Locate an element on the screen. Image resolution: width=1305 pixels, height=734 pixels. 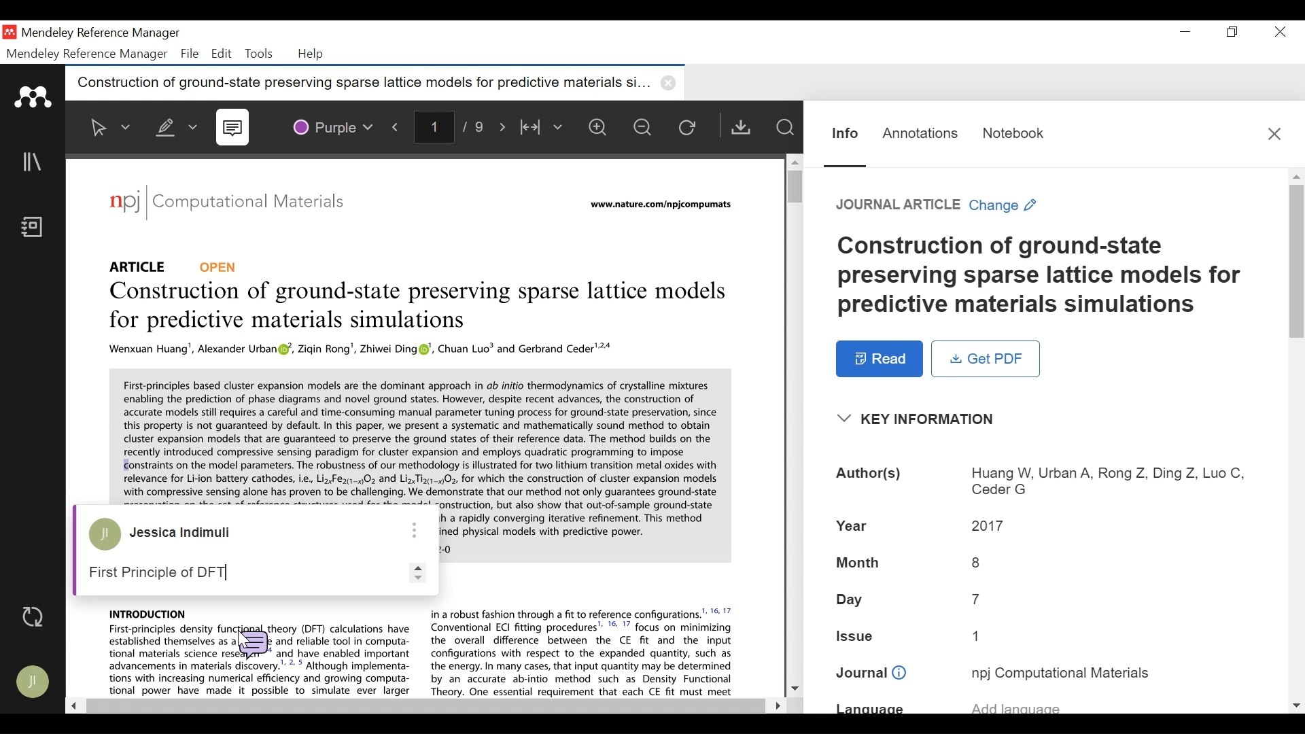
Find in Files is located at coordinates (786, 128).